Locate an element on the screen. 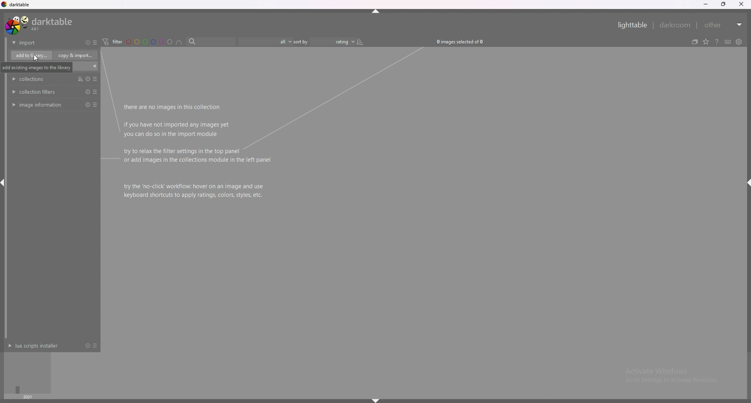  filter is located at coordinates (112, 42).